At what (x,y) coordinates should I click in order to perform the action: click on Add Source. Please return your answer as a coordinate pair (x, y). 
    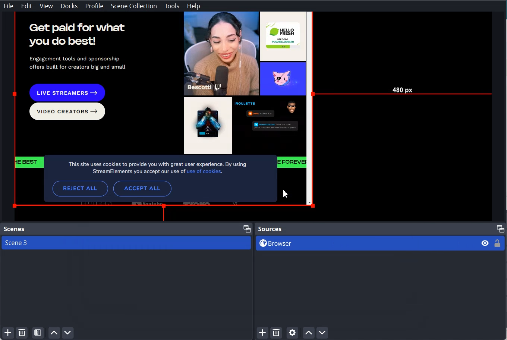
    Looking at the image, I should click on (263, 333).